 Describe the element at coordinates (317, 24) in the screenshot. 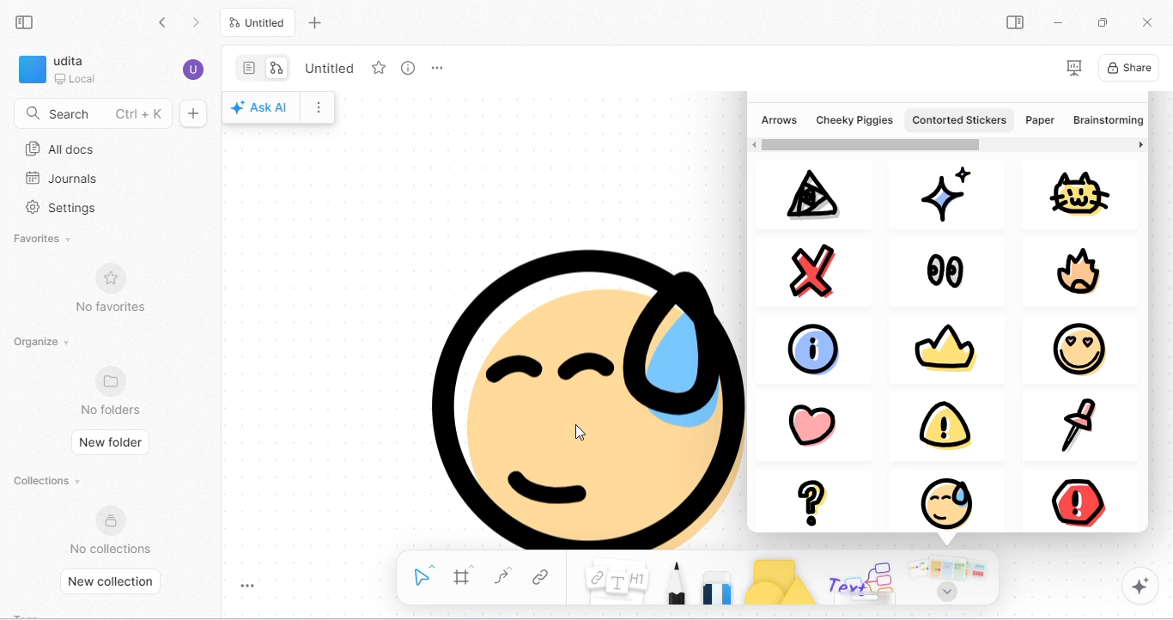

I see `new tab` at that location.